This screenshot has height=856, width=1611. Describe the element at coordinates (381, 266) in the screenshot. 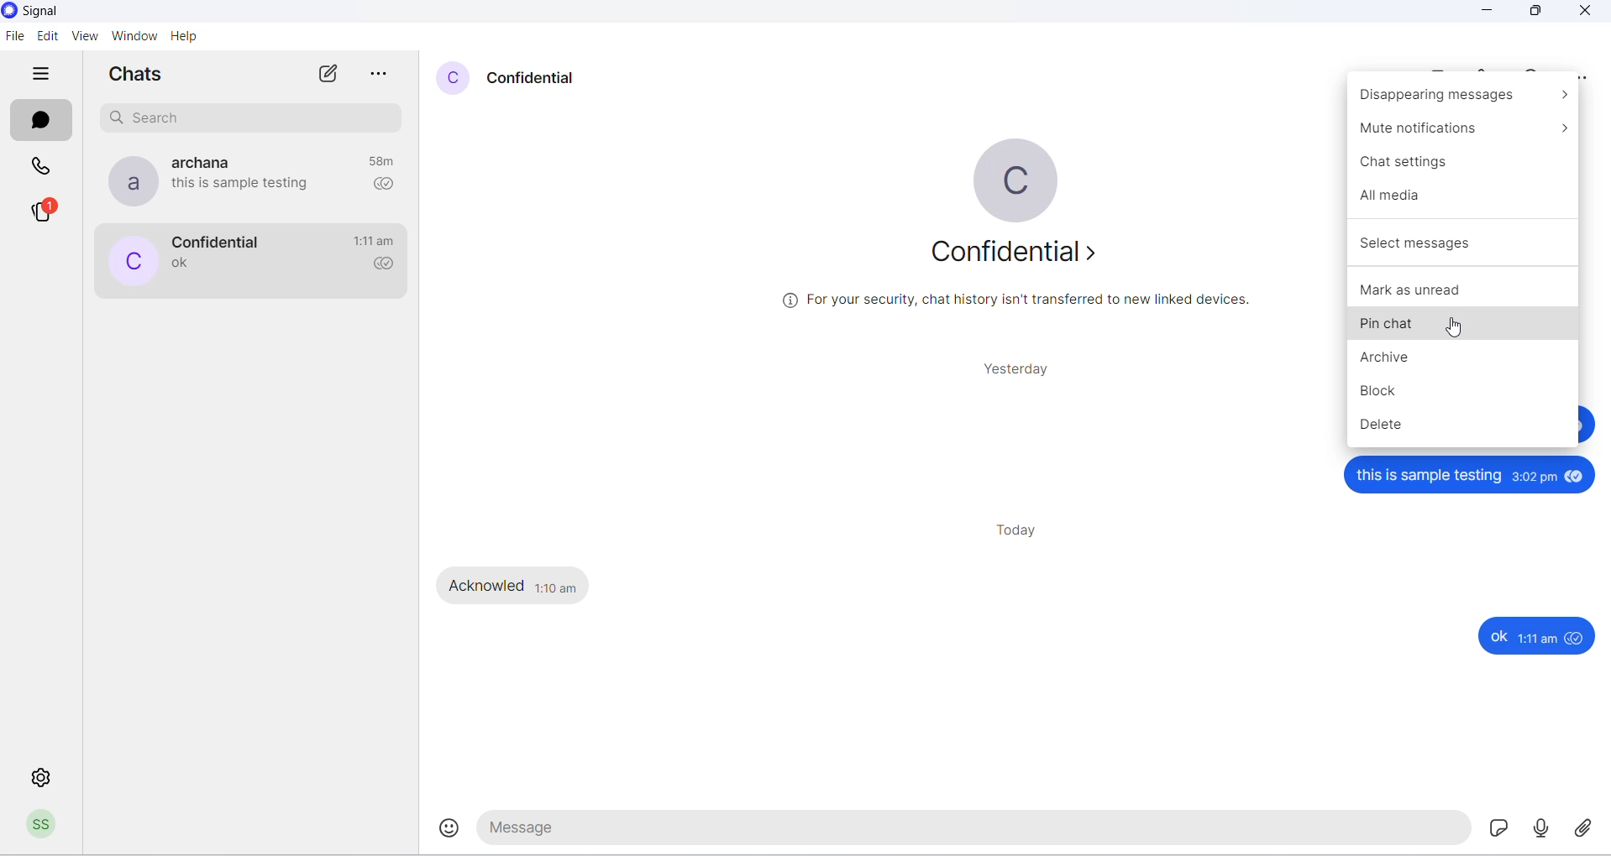

I see `read recipient` at that location.